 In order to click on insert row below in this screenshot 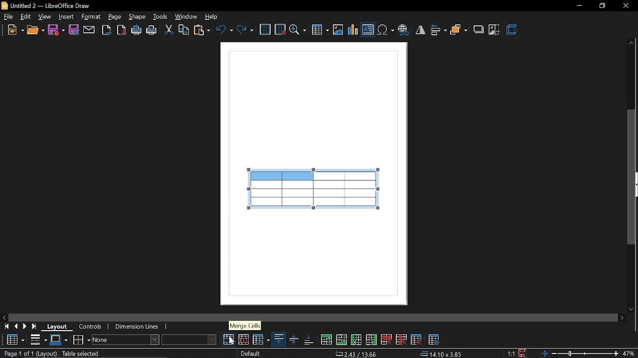, I will do `click(342, 339)`.